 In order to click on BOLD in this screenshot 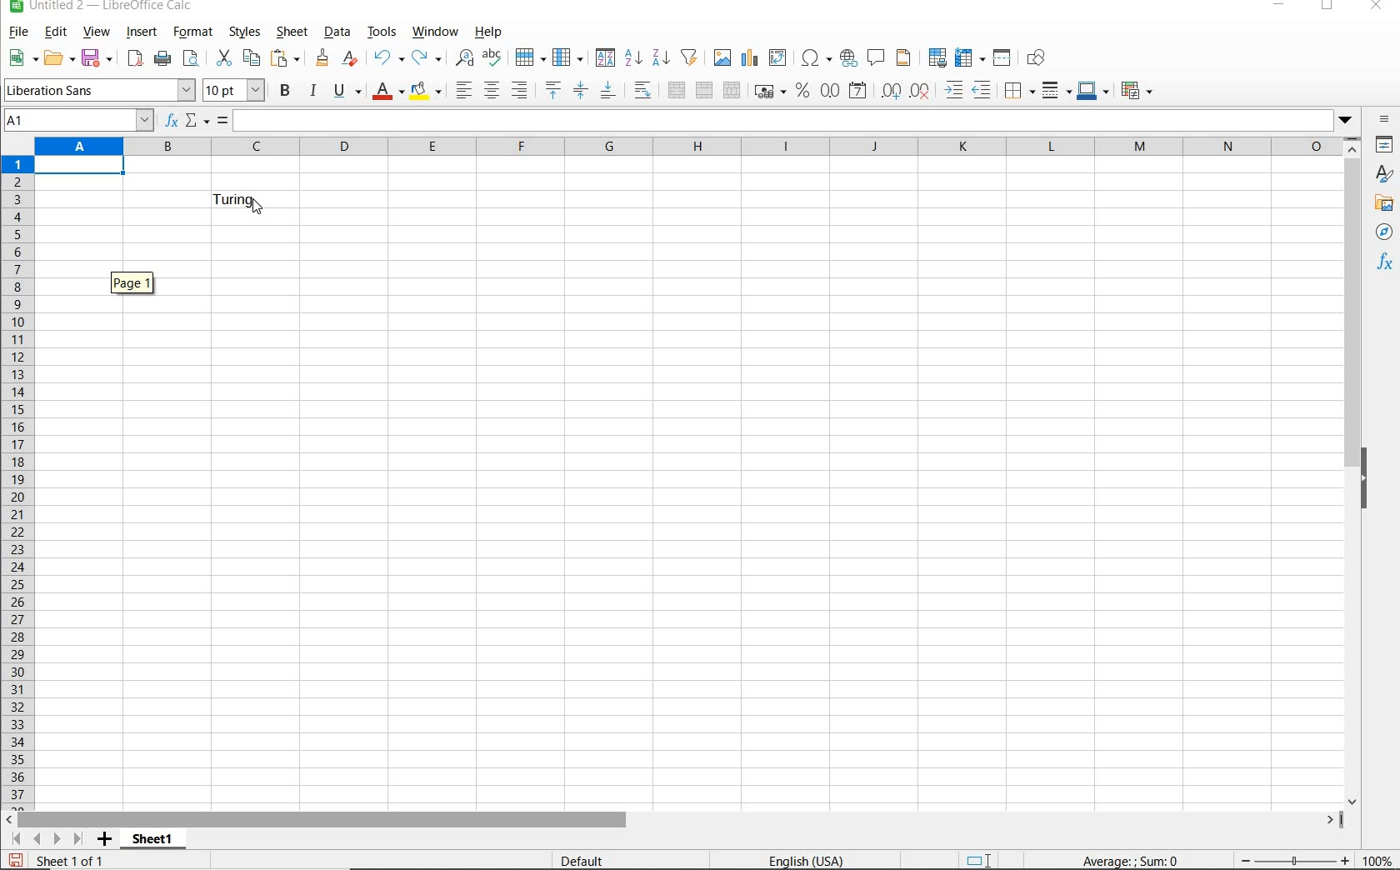, I will do `click(287, 89)`.